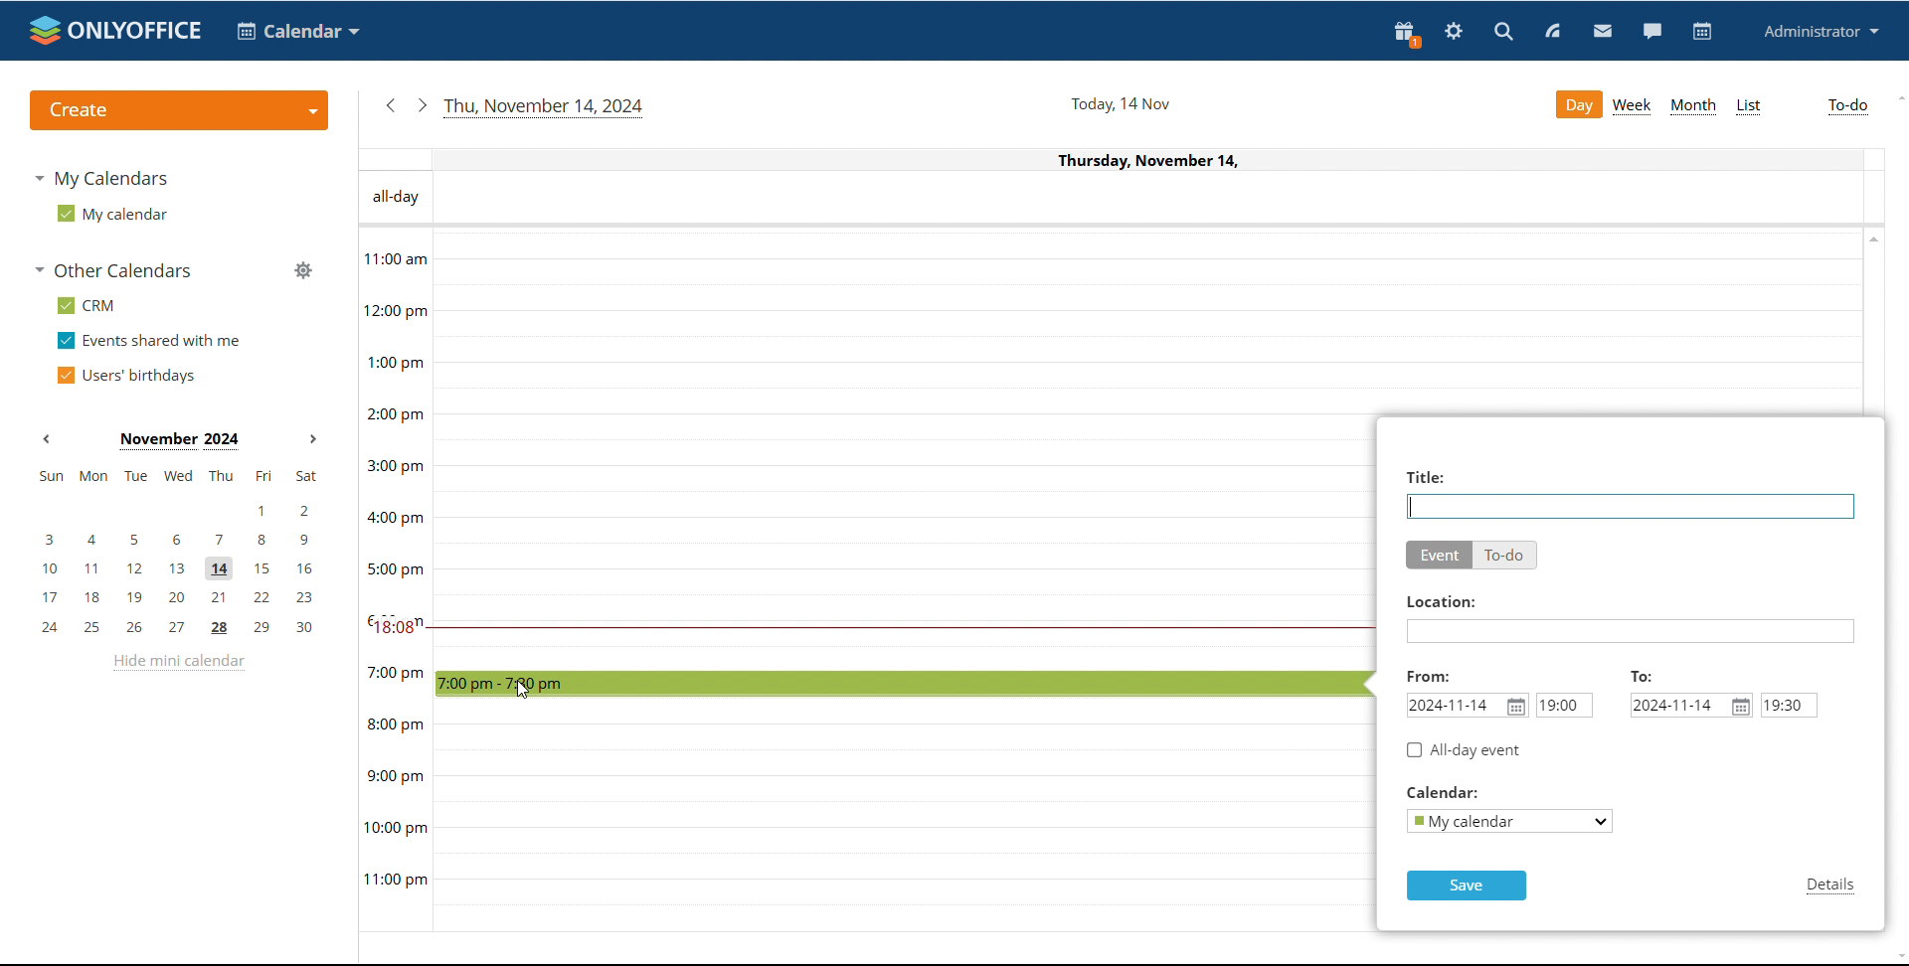 The height and width of the screenshot is (966, 1909). I want to click on profile, so click(1819, 32).